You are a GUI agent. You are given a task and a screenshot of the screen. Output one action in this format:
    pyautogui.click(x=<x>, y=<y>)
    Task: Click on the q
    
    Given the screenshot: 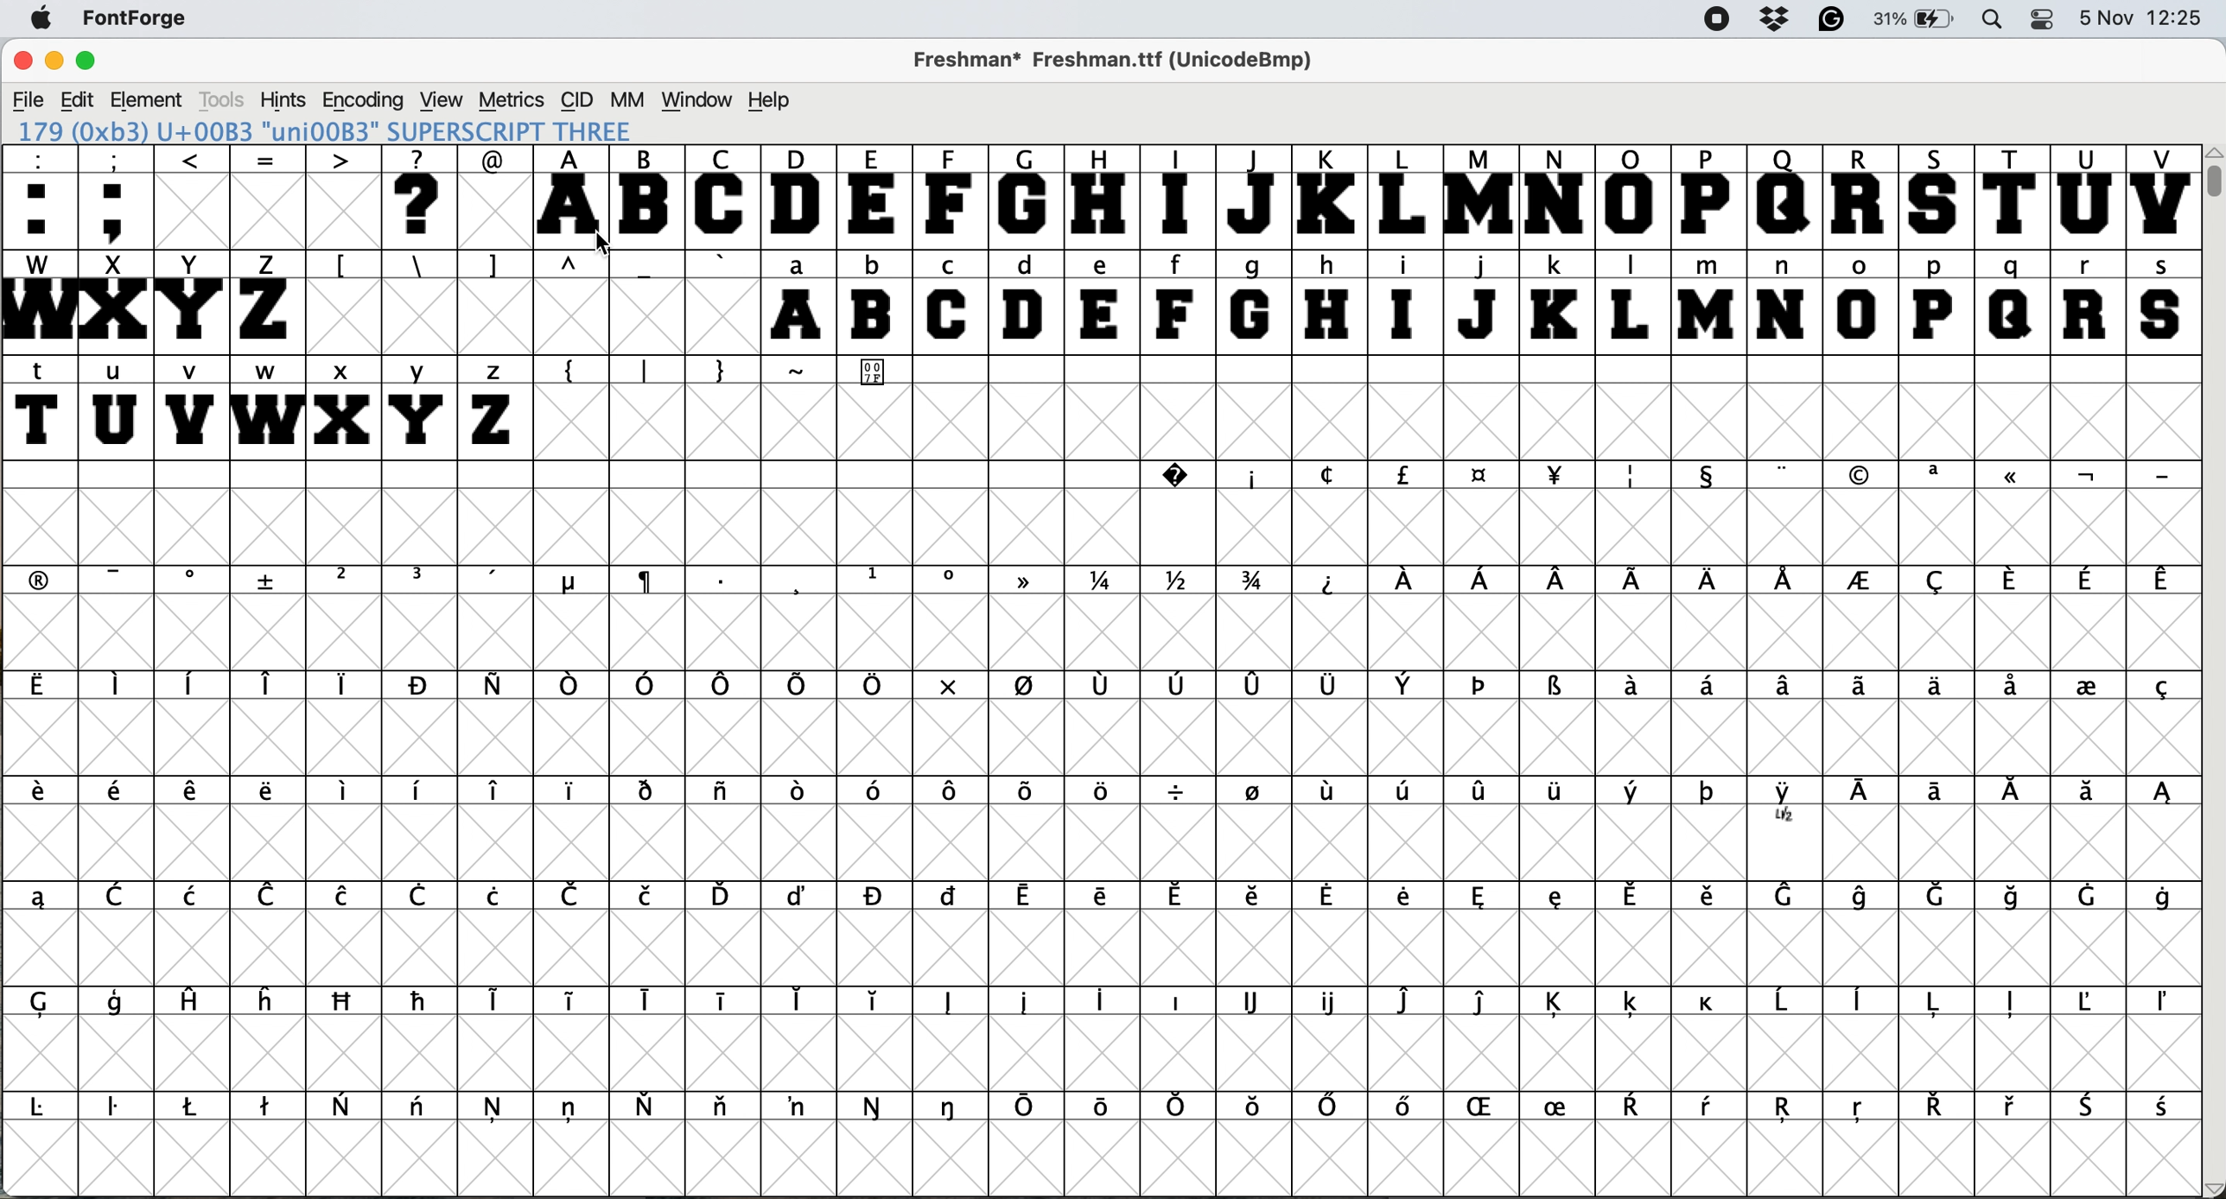 What is the action you would take?
    pyautogui.click(x=2013, y=302)
    